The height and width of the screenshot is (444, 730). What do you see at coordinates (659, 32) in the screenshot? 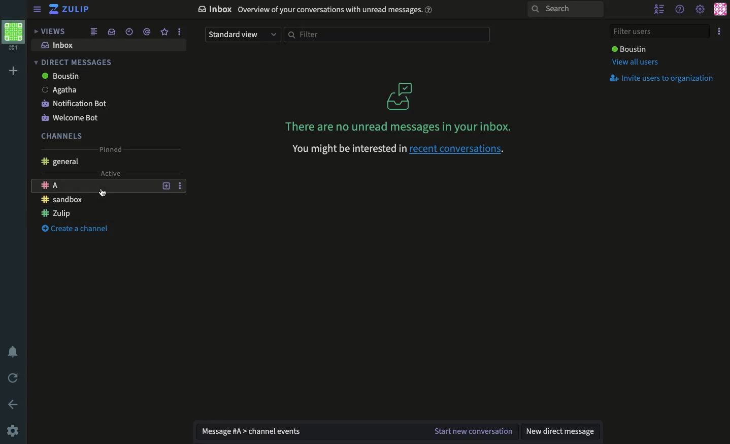
I see `Filter users` at bounding box center [659, 32].